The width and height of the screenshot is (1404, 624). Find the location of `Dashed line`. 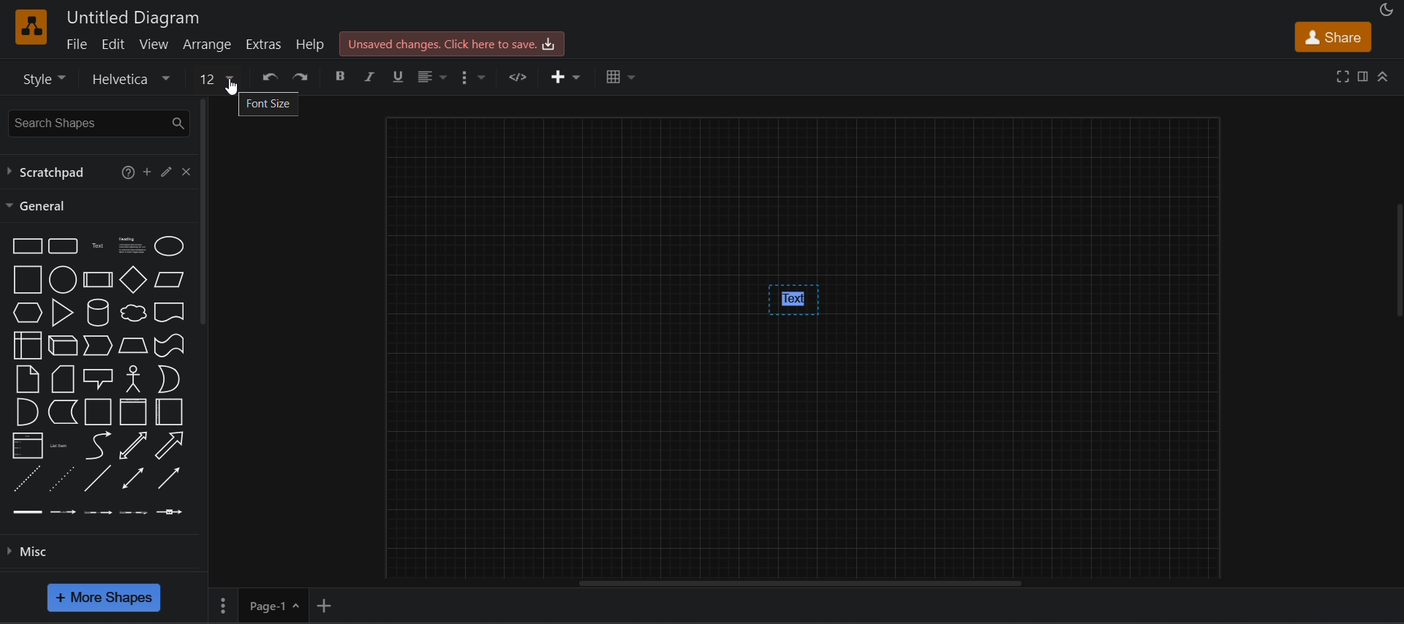

Dashed line is located at coordinates (27, 478).